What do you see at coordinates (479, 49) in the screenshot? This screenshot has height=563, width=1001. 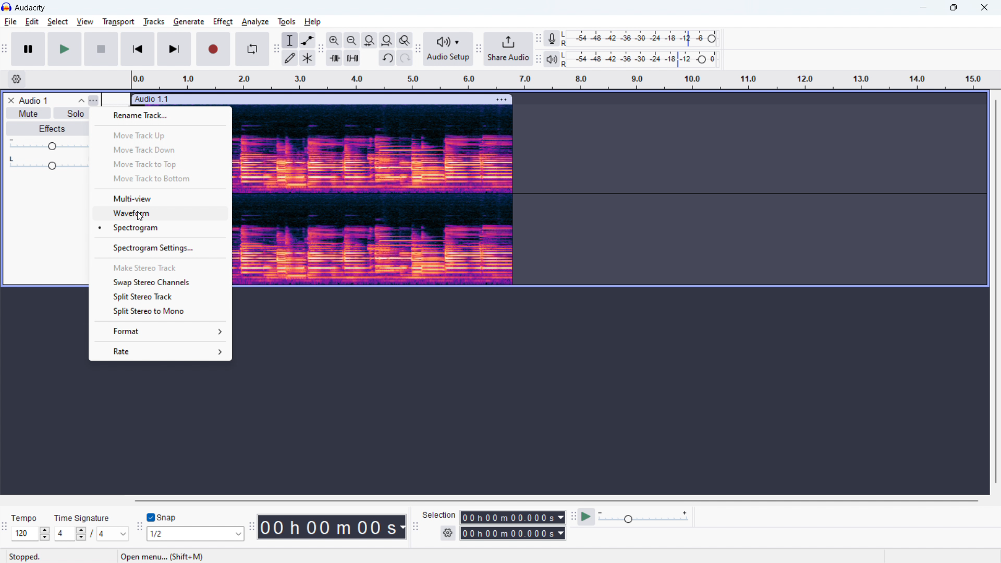 I see `share audio toolbar` at bounding box center [479, 49].